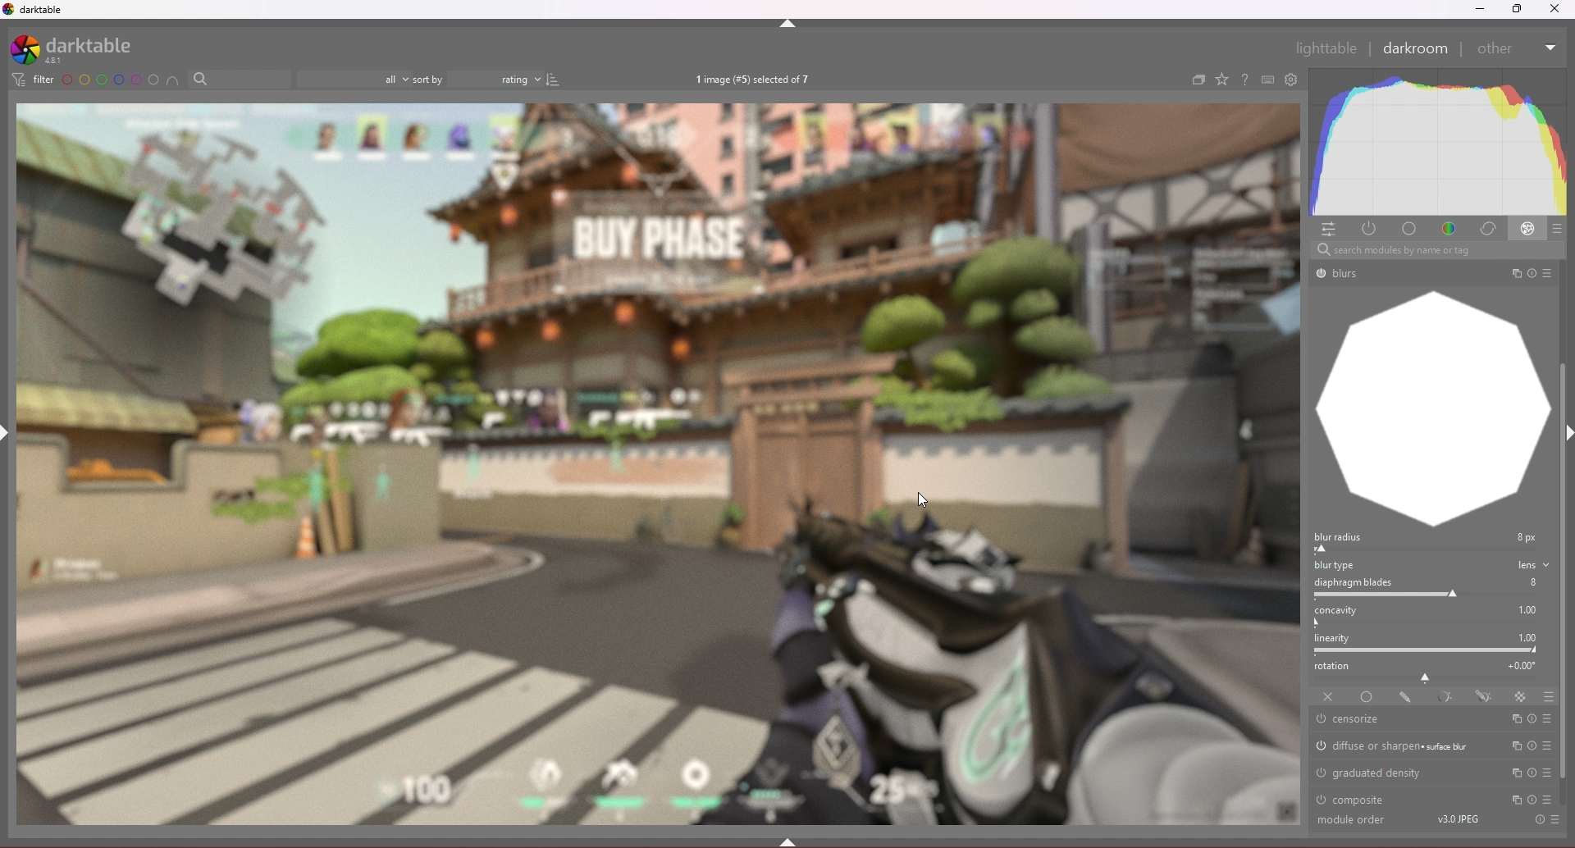  Describe the element at coordinates (1369, 229) in the screenshot. I see `active modules` at that location.